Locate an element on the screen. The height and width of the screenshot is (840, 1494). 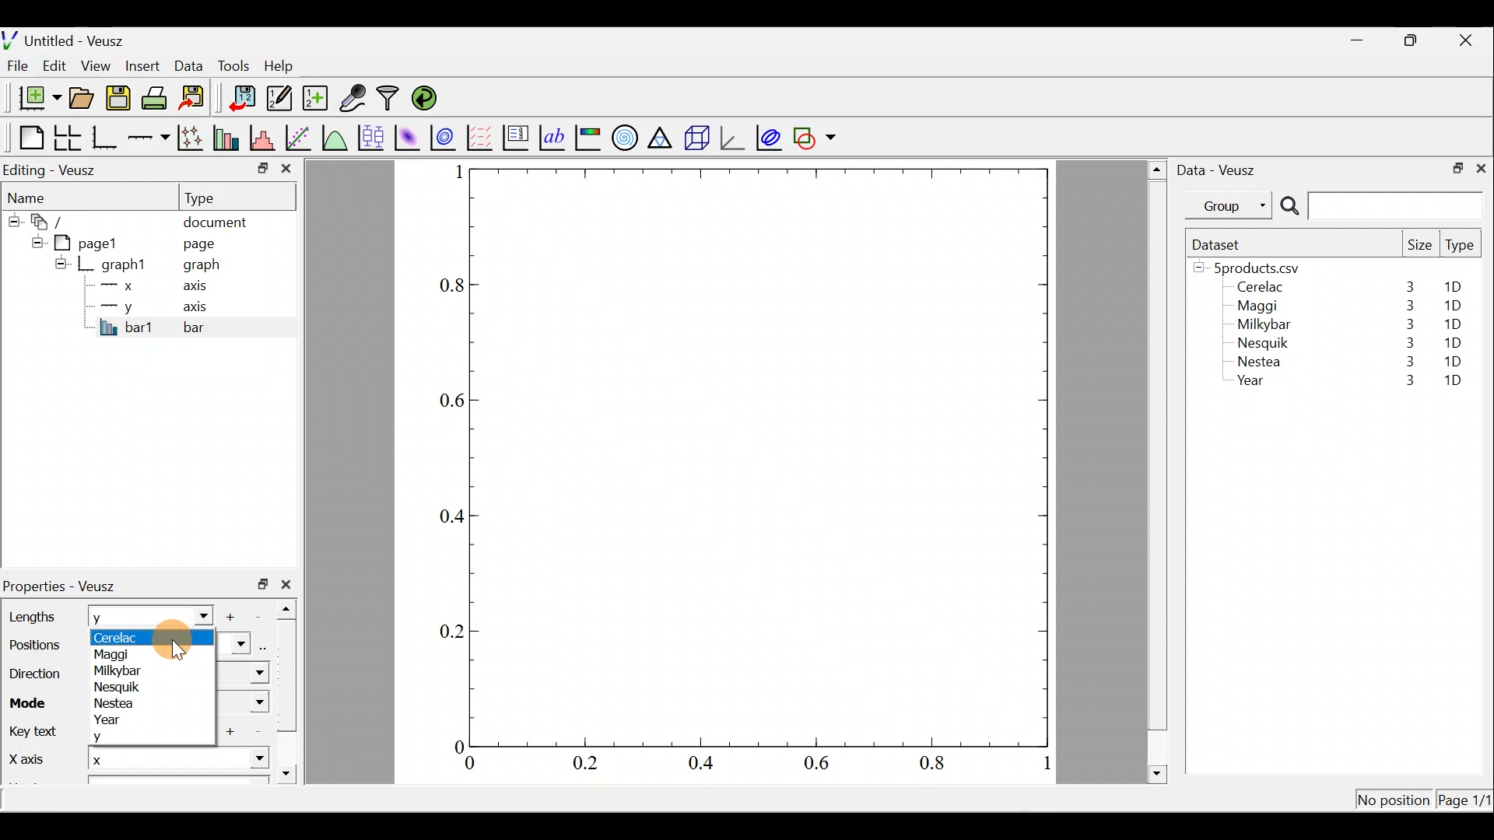
Text label is located at coordinates (554, 135).